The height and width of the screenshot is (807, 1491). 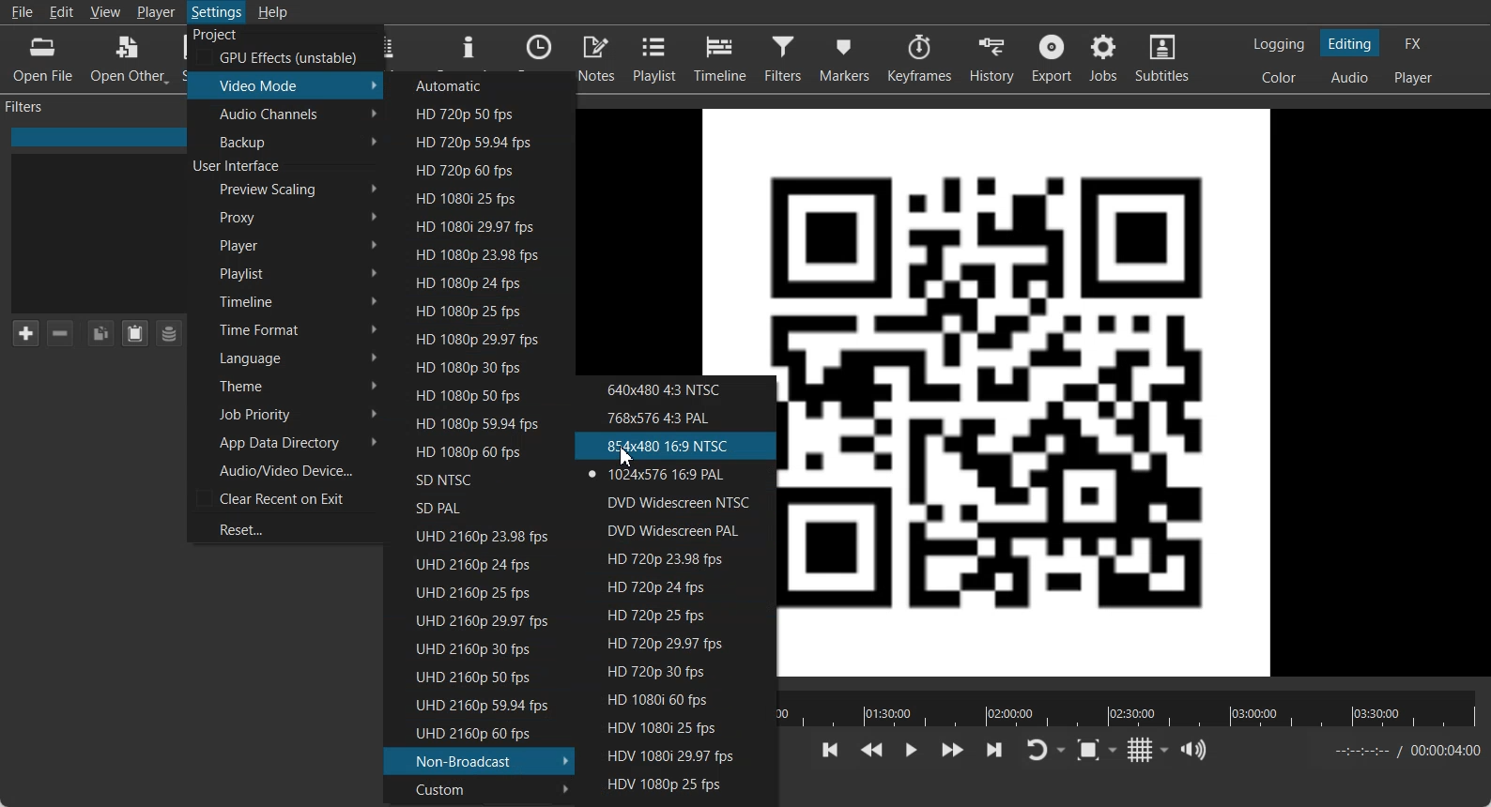 I want to click on HD 1080p 23.98 fps, so click(x=476, y=253).